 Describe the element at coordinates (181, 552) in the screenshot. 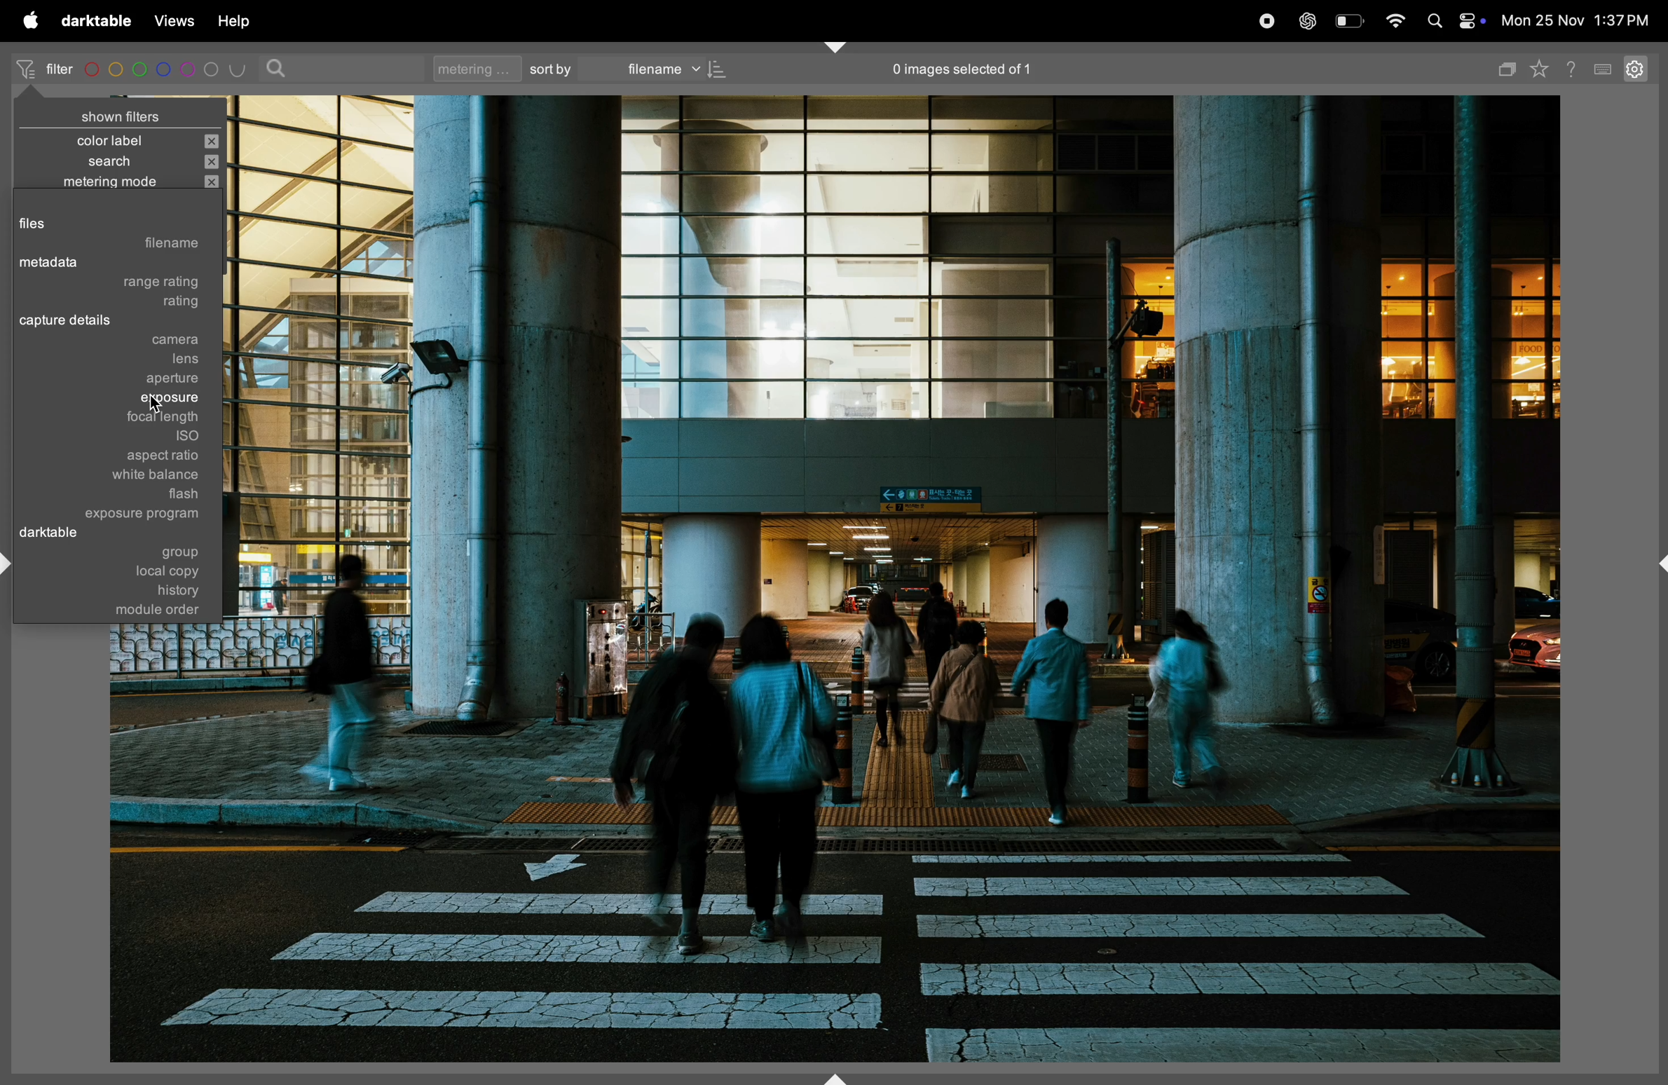

I see `group` at that location.